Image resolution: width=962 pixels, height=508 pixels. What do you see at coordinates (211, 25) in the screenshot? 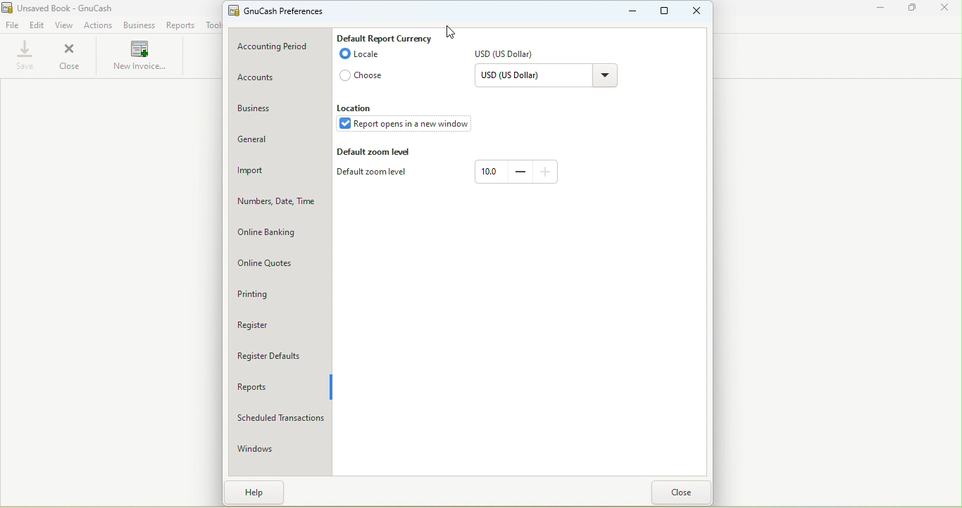
I see `Tools` at bounding box center [211, 25].